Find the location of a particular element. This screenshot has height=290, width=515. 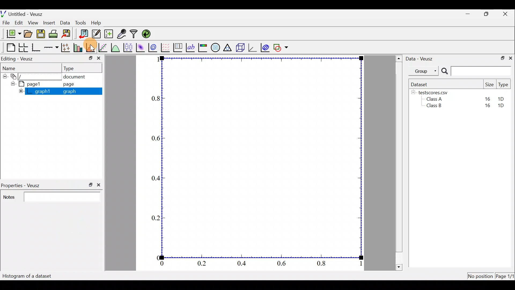

Insert is located at coordinates (48, 22).